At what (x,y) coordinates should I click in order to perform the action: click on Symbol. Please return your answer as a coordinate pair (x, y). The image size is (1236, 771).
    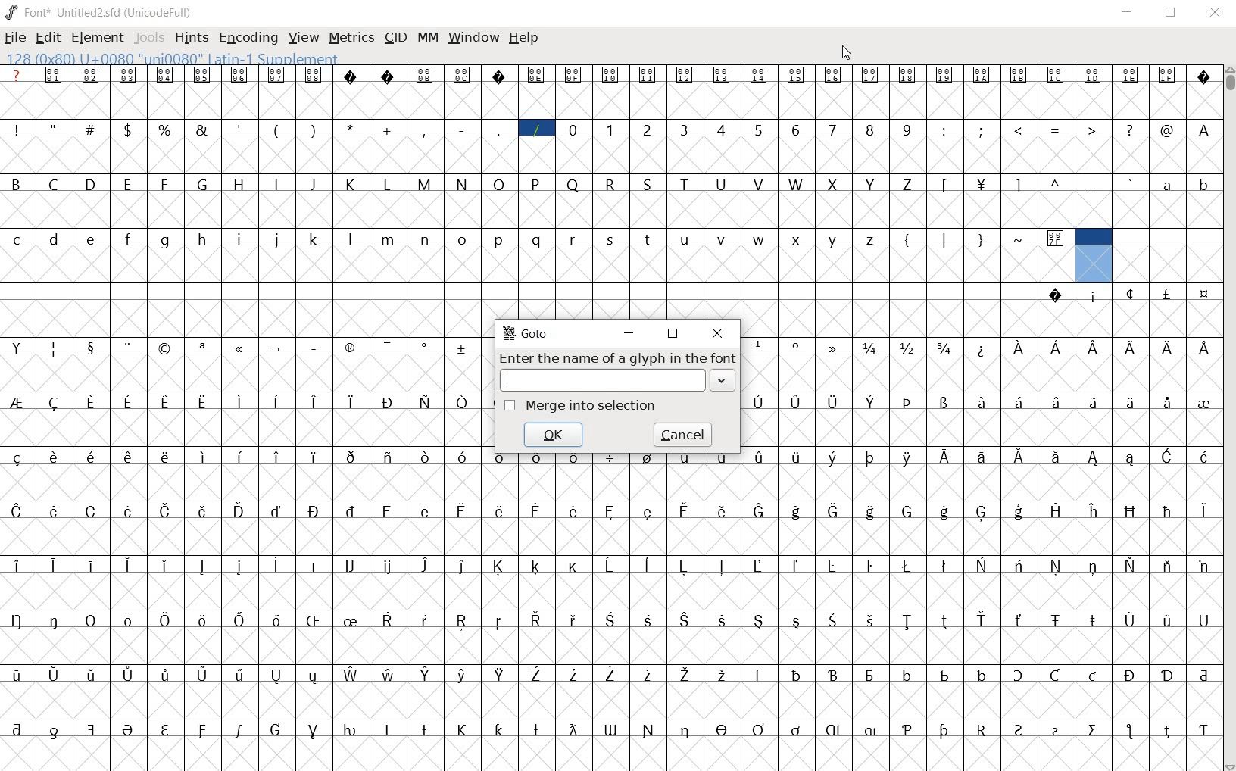
    Looking at the image, I should click on (1204, 619).